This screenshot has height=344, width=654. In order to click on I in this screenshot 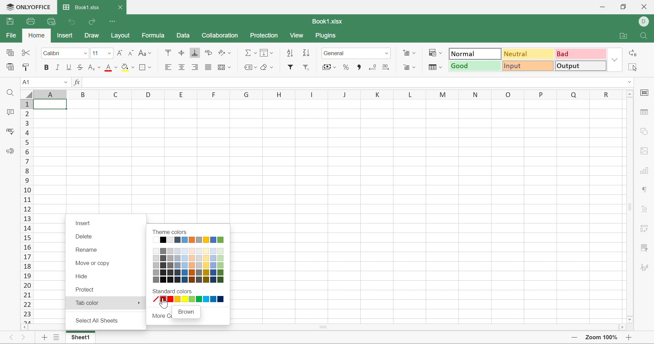, I will do `click(312, 93)`.